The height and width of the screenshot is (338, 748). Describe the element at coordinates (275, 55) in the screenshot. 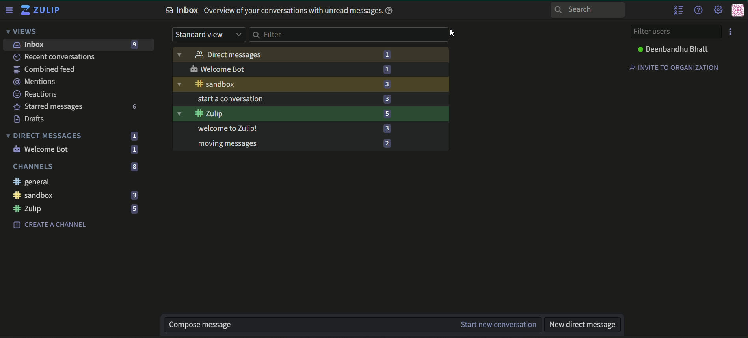

I see `Direct messages` at that location.